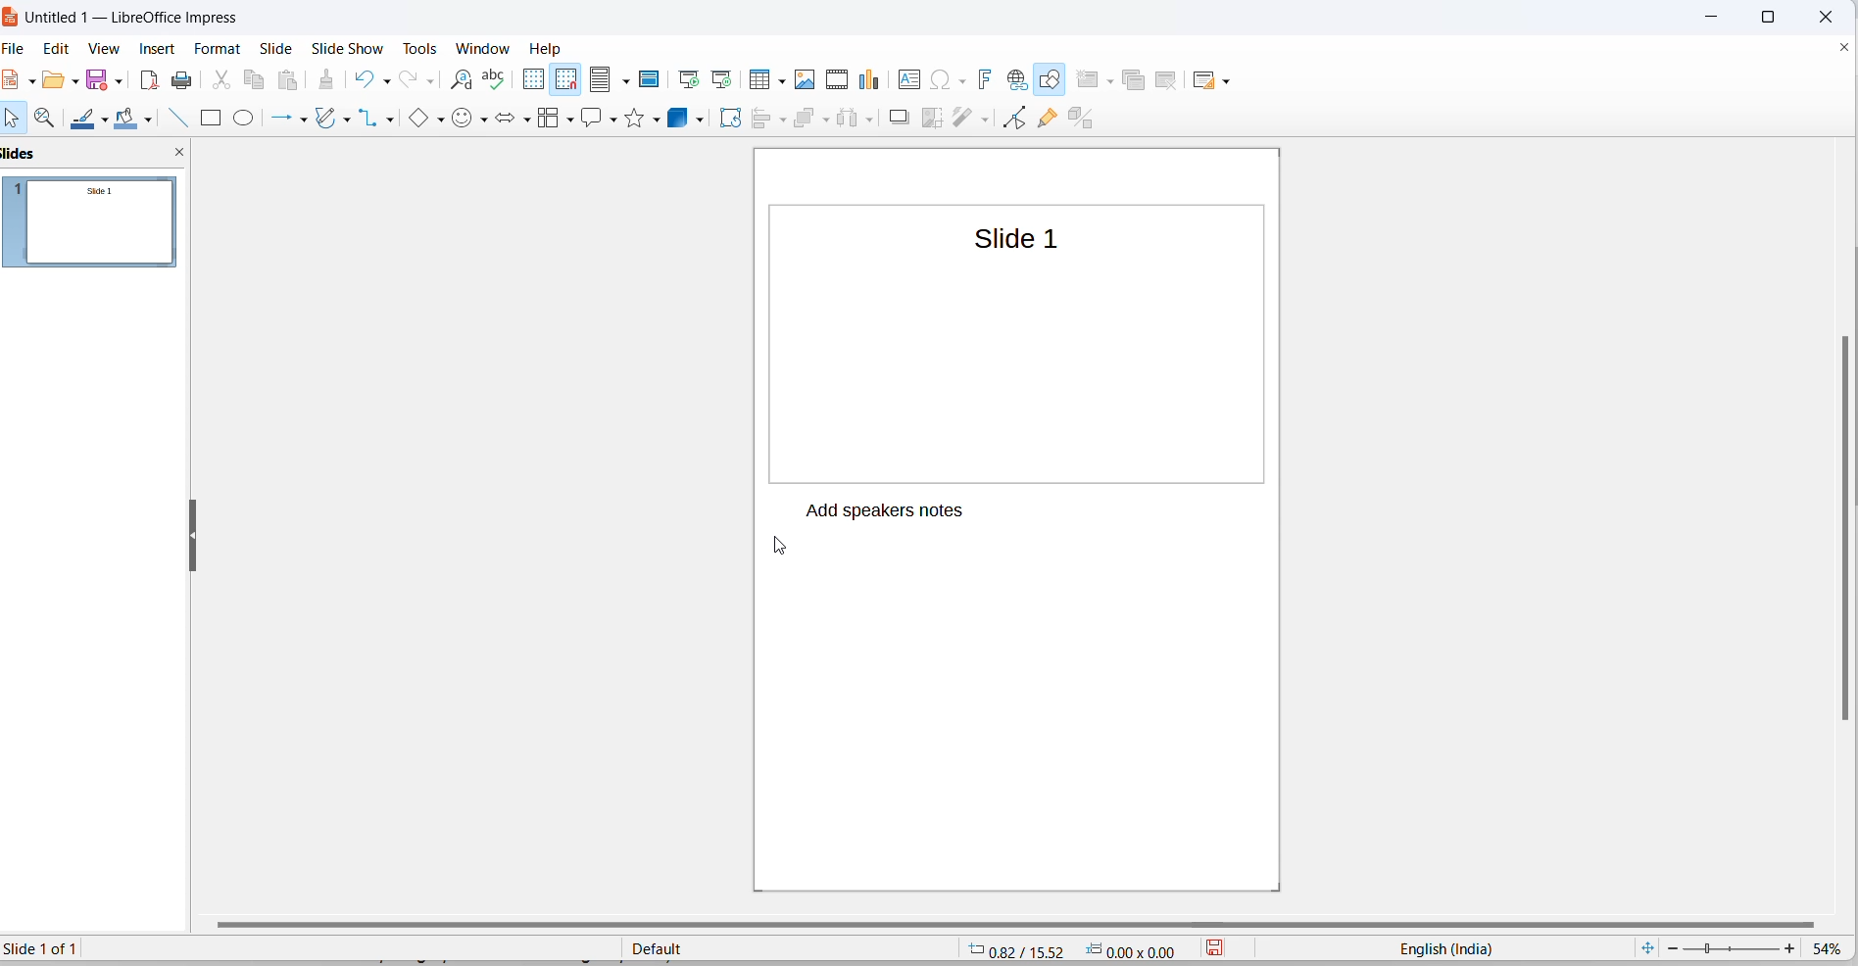 The height and width of the screenshot is (966, 1858). Describe the element at coordinates (940, 80) in the screenshot. I see `insert special characters` at that location.